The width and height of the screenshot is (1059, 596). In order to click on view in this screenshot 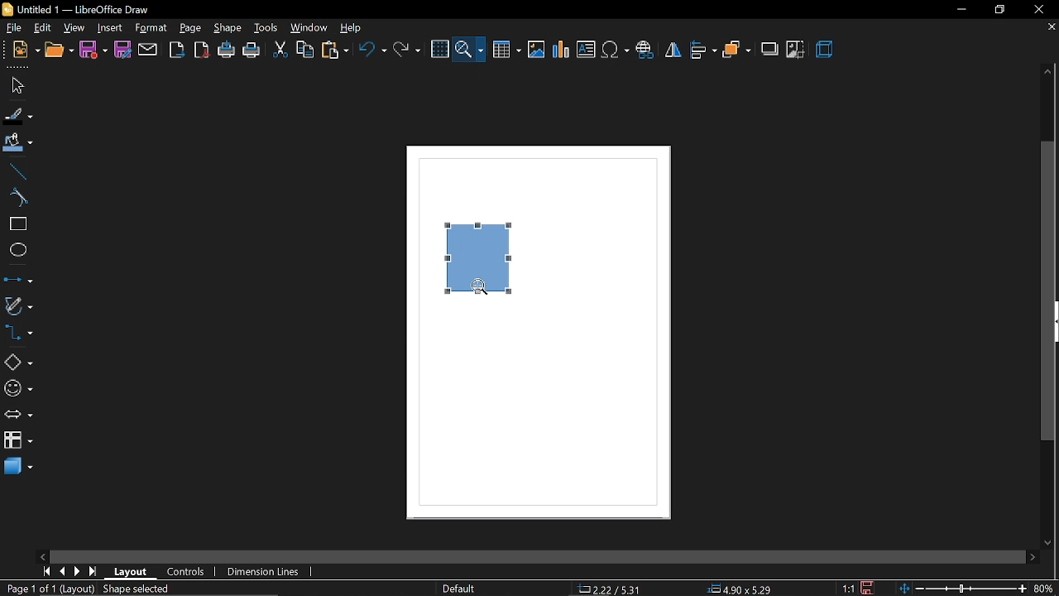, I will do `click(74, 27)`.